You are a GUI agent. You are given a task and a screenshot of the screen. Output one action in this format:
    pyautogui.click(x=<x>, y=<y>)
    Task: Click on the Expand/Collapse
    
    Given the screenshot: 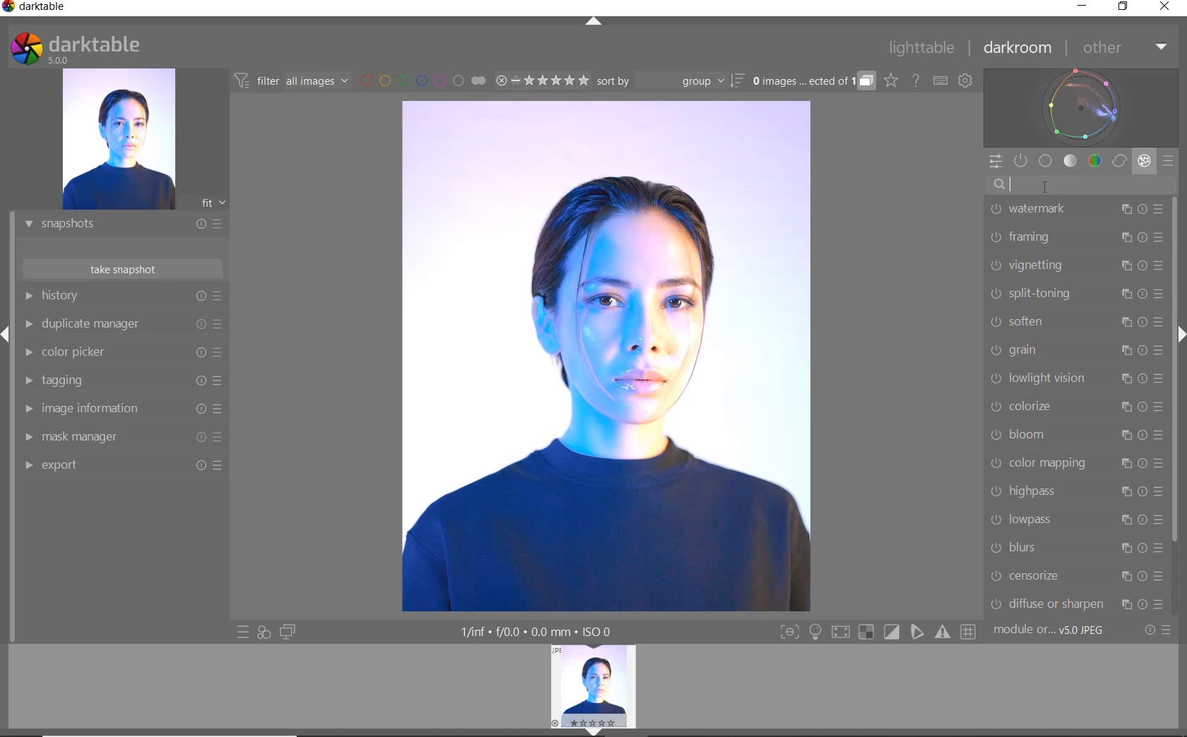 What is the action you would take?
    pyautogui.click(x=1179, y=332)
    